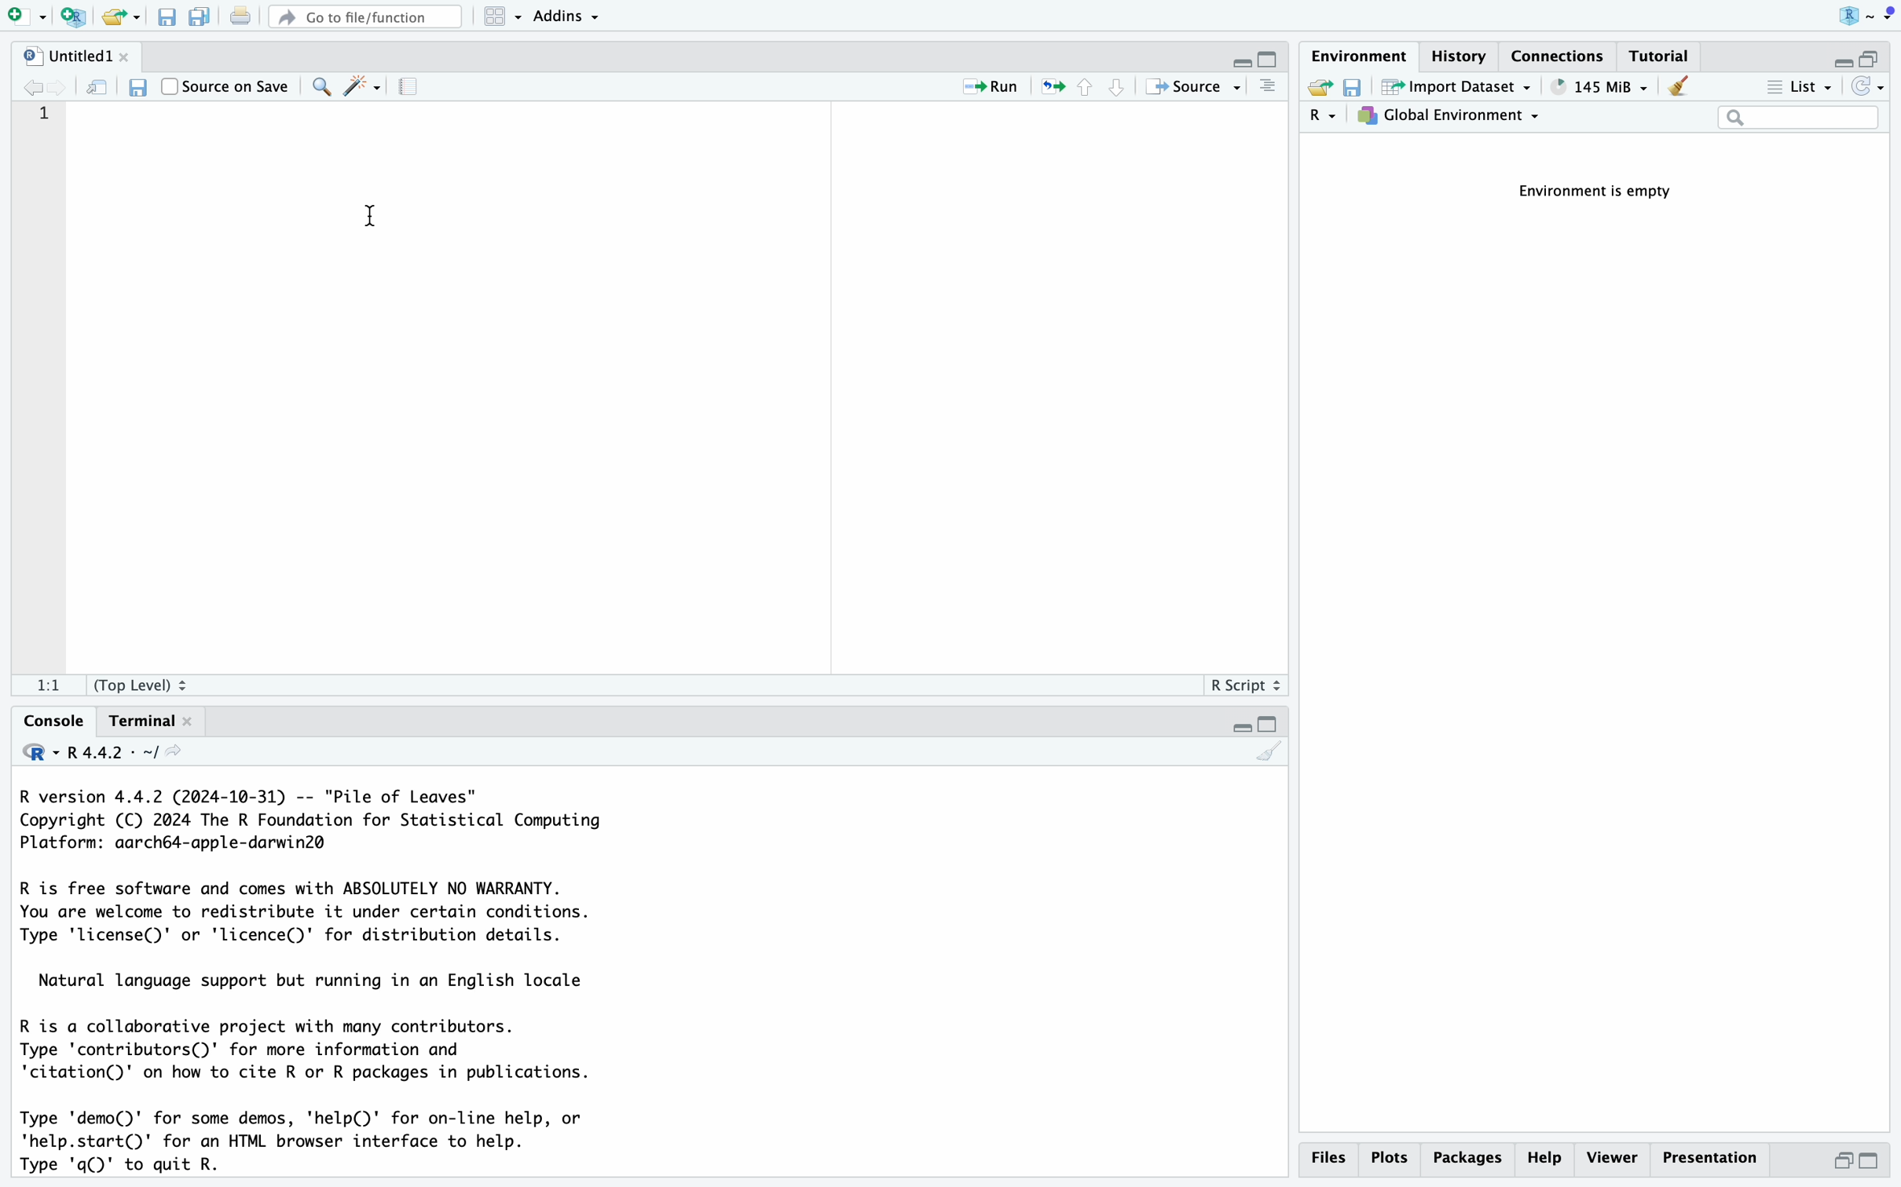 This screenshot has width=1901, height=1187. What do you see at coordinates (1835, 15) in the screenshot?
I see `R logo` at bounding box center [1835, 15].